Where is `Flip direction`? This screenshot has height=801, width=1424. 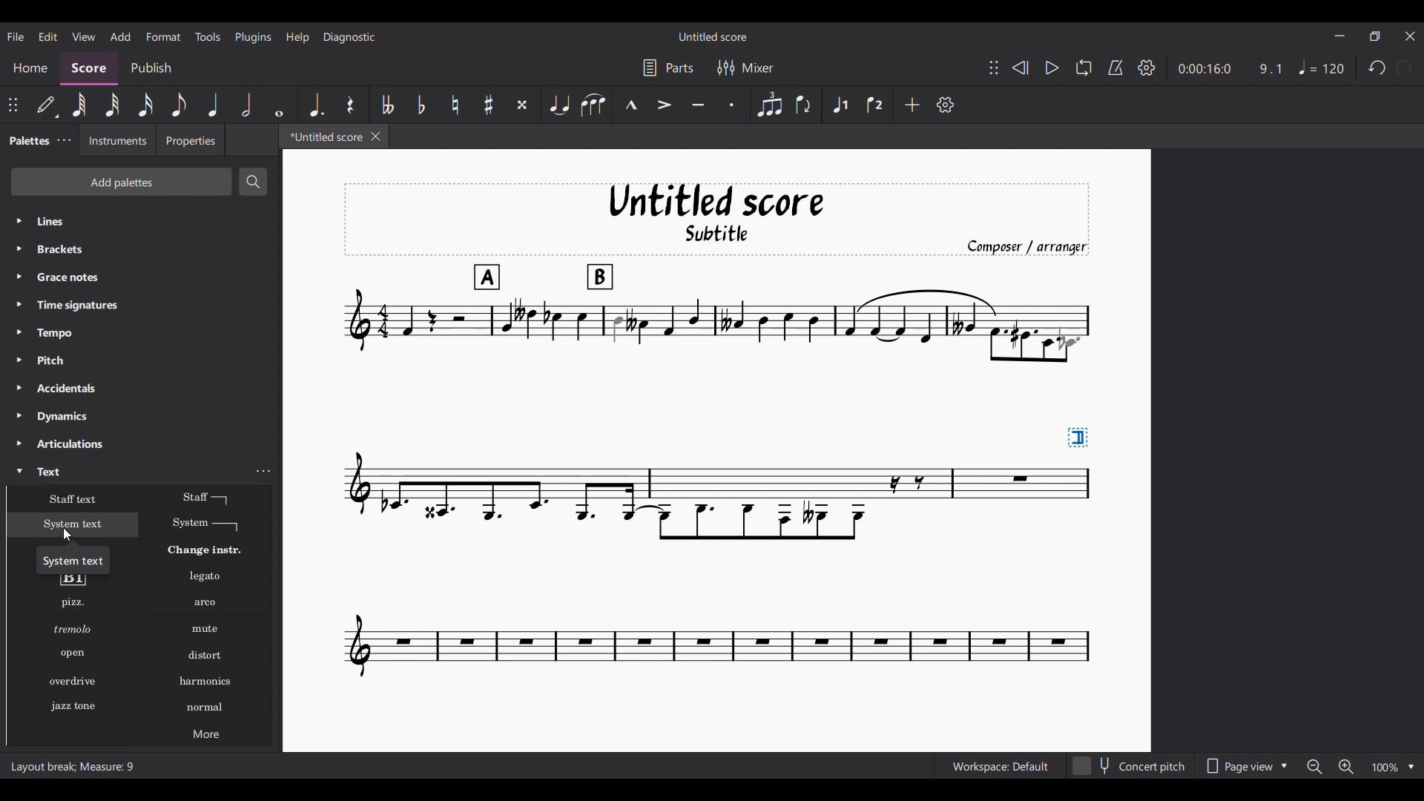
Flip direction is located at coordinates (804, 104).